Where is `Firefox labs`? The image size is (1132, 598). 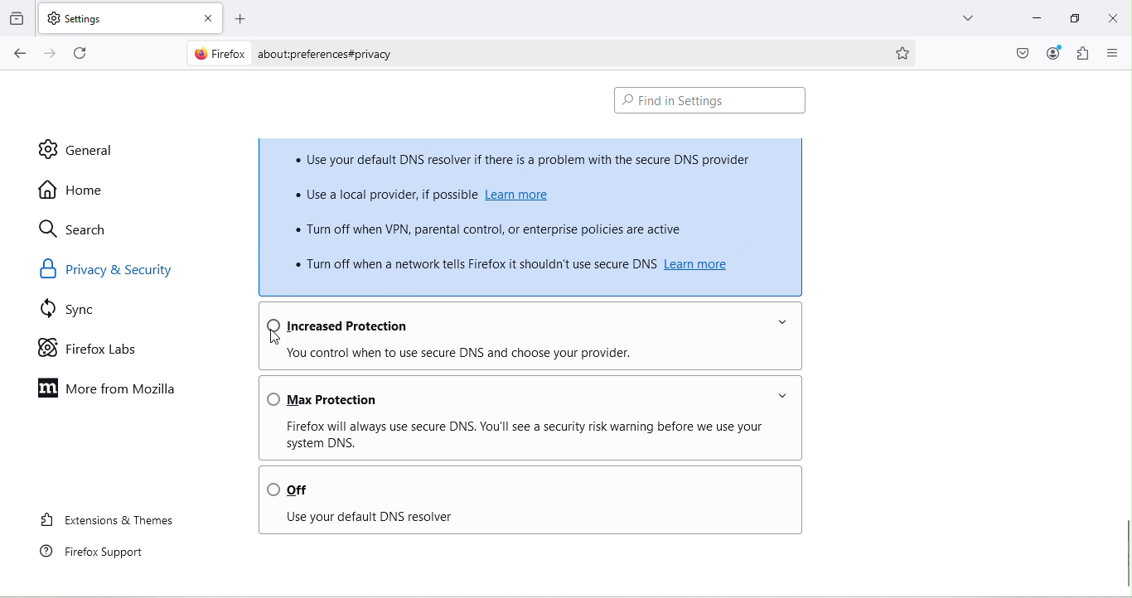
Firefox labs is located at coordinates (89, 348).